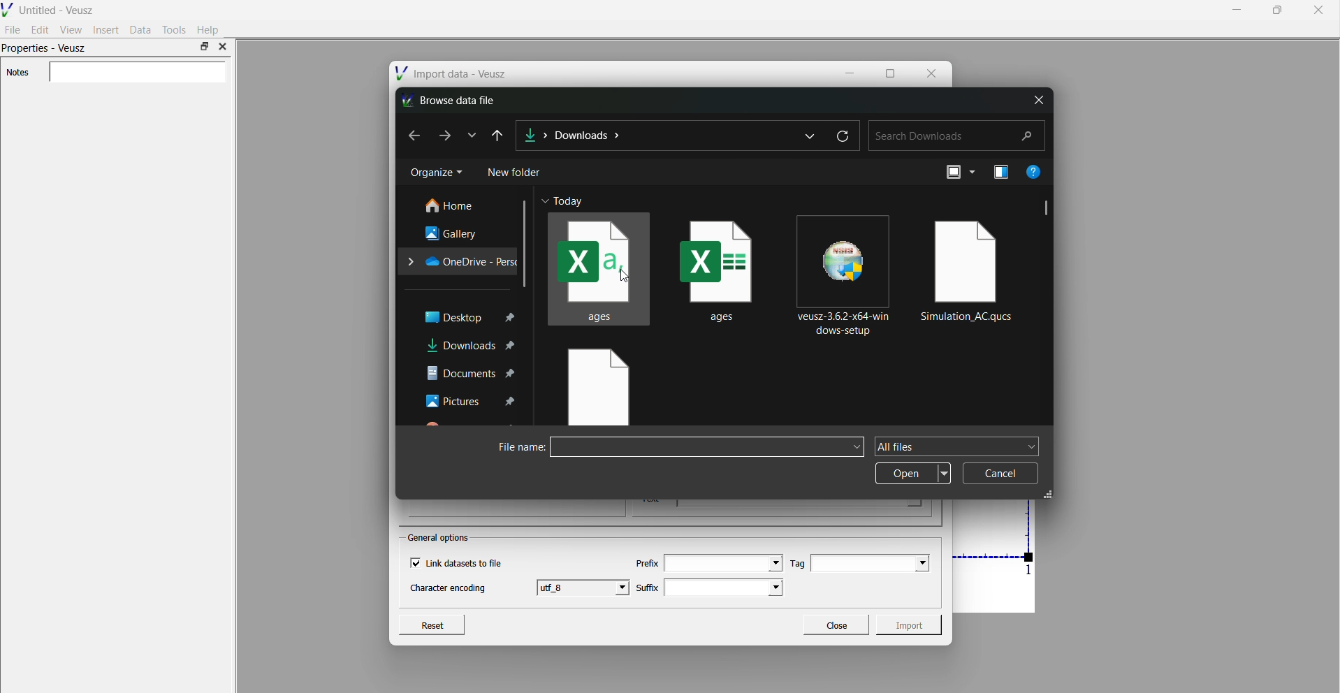 The image size is (1340, 693). Describe the element at coordinates (799, 563) in the screenshot. I see `Tag` at that location.